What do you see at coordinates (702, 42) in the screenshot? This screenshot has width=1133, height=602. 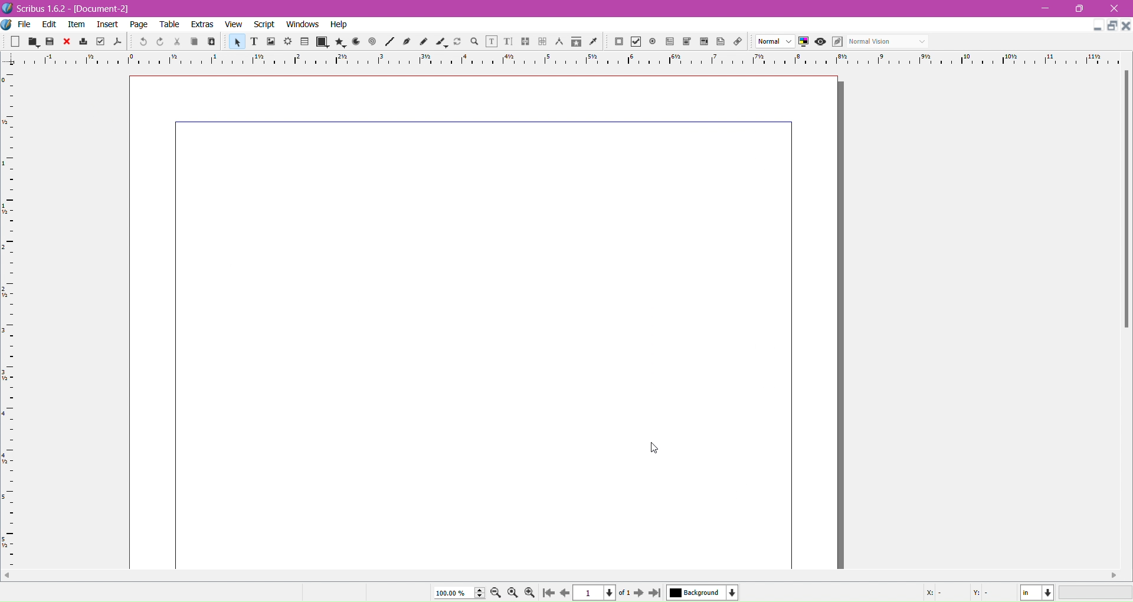 I see `icon` at bounding box center [702, 42].